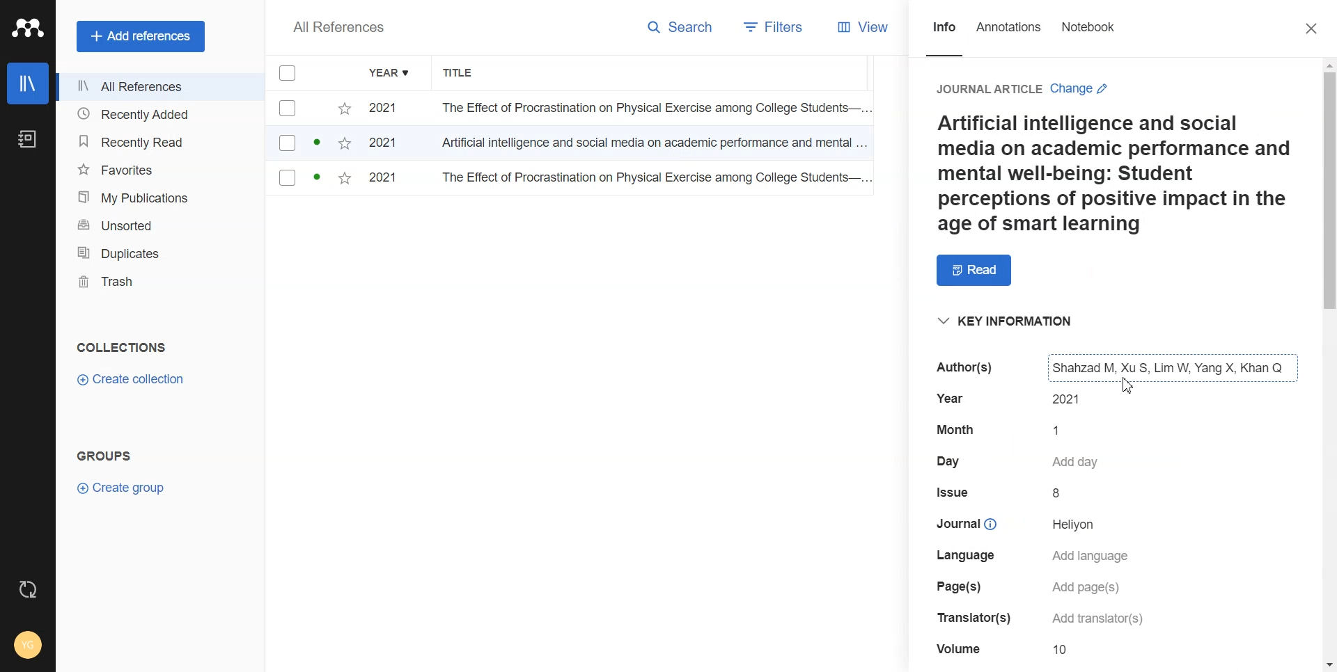 The width and height of the screenshot is (1337, 672). I want to click on Checkmarks, so click(288, 74).